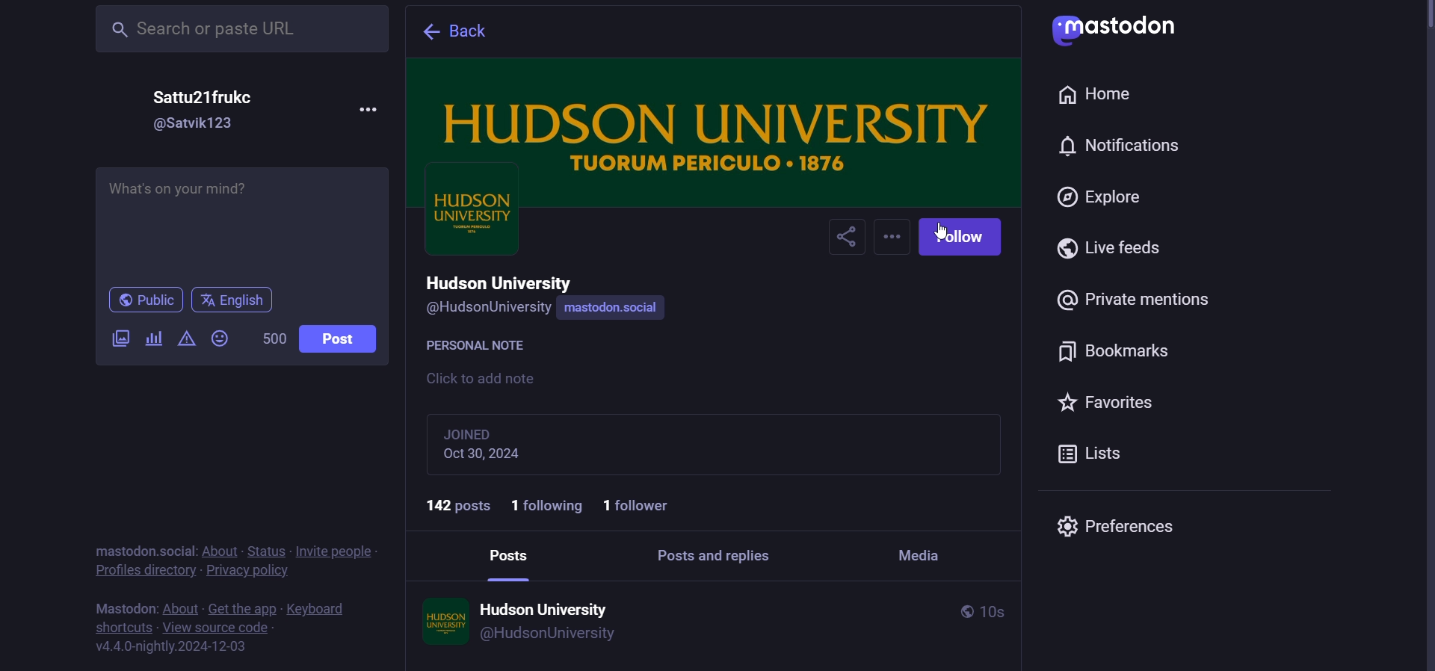 The width and height of the screenshot is (1435, 671). What do you see at coordinates (451, 504) in the screenshot?
I see `142 posts` at bounding box center [451, 504].